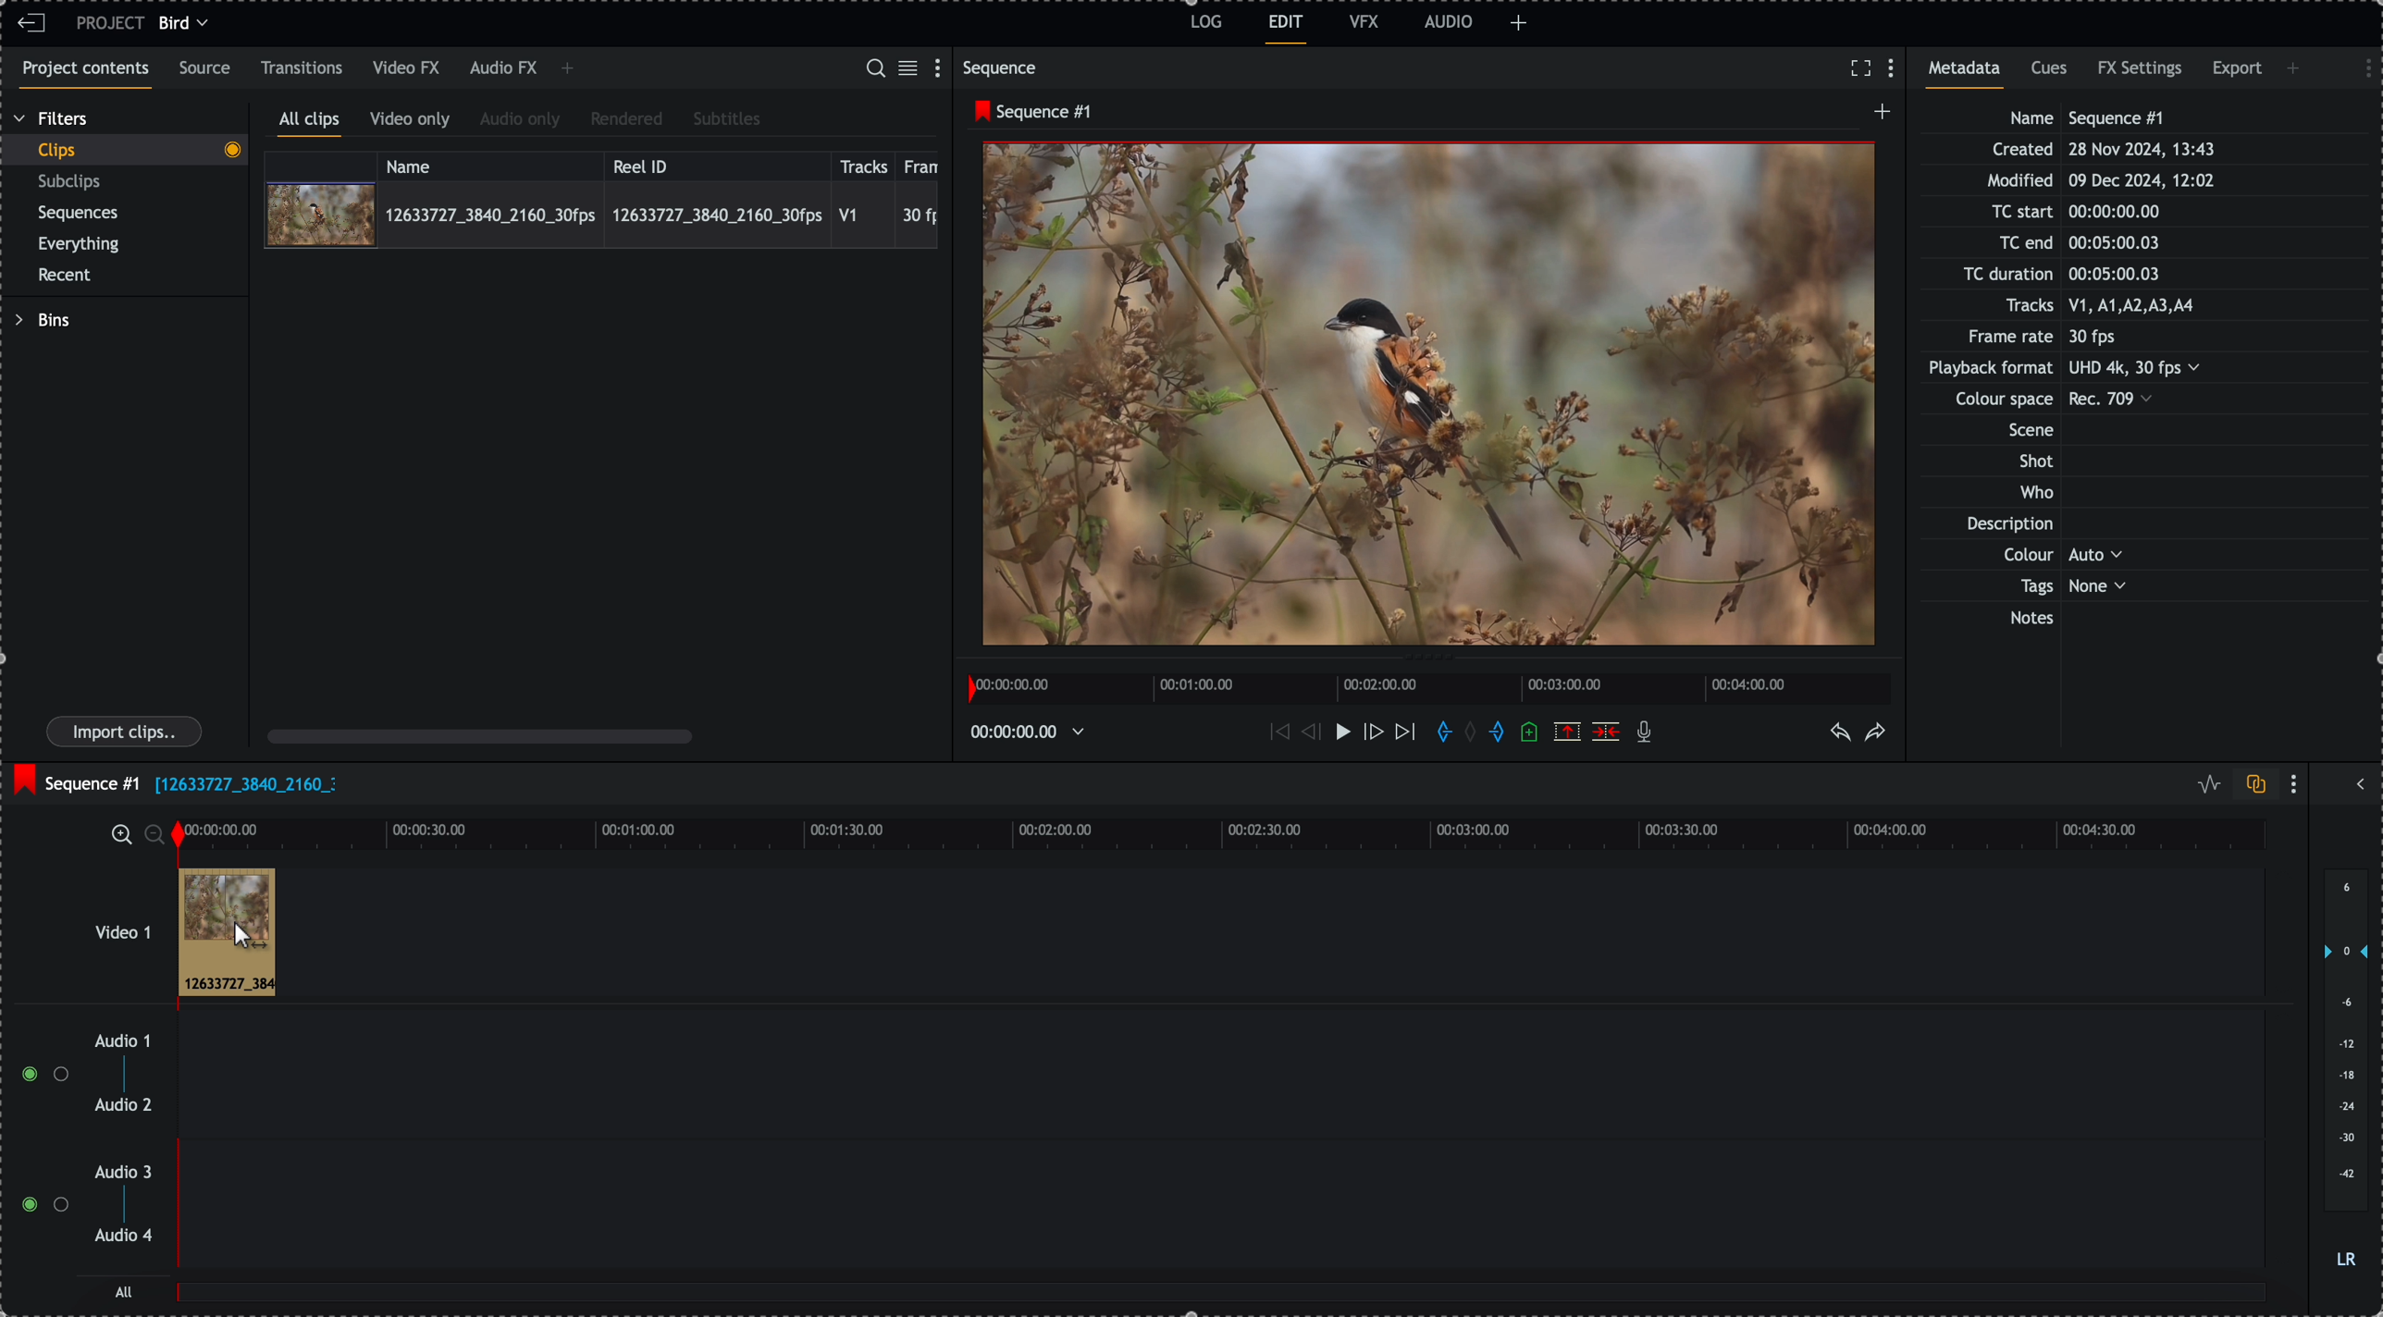 The width and height of the screenshot is (2383, 1317). I want to click on enable tracks, so click(37, 1140).